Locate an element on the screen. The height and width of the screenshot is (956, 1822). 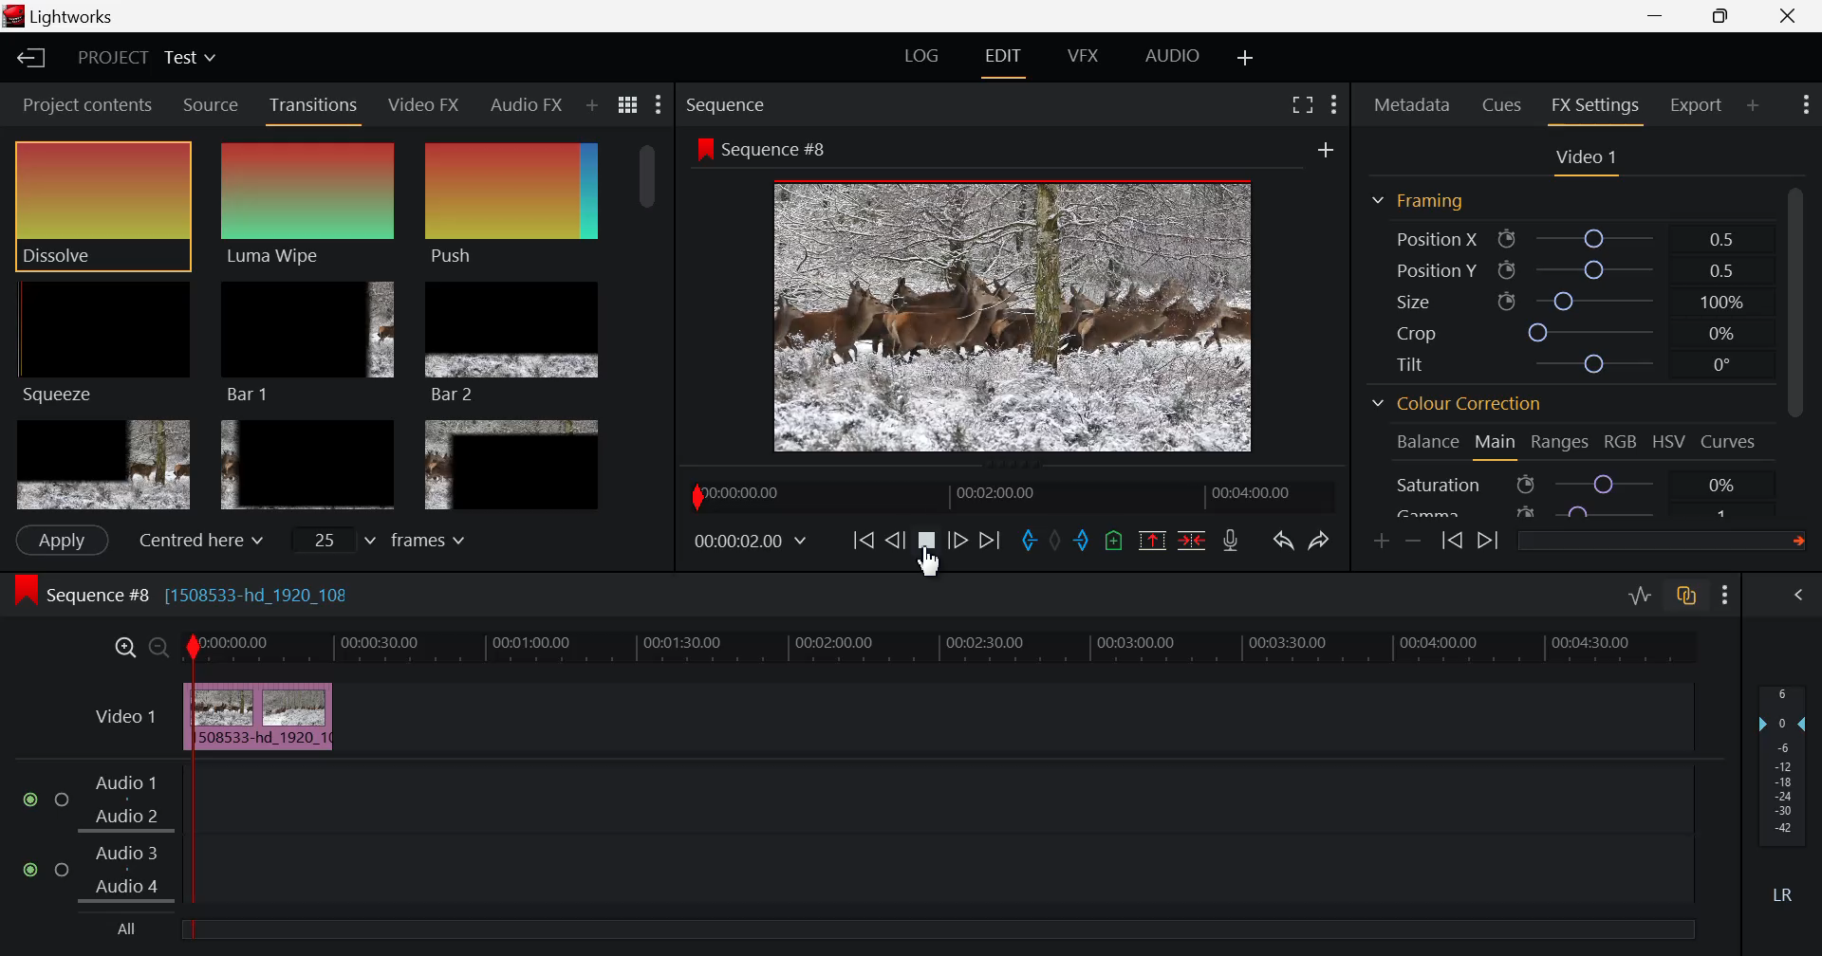
Dissolve Effect is located at coordinates (102, 206).